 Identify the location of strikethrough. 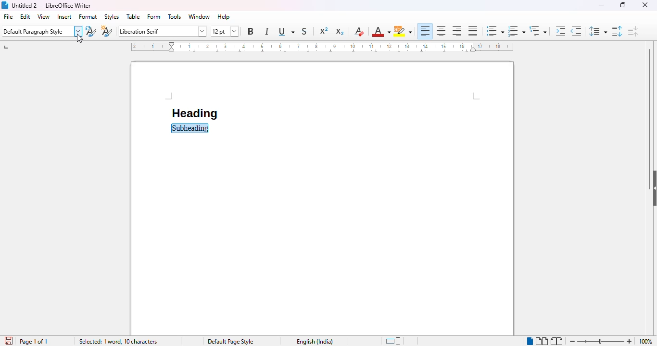
(304, 32).